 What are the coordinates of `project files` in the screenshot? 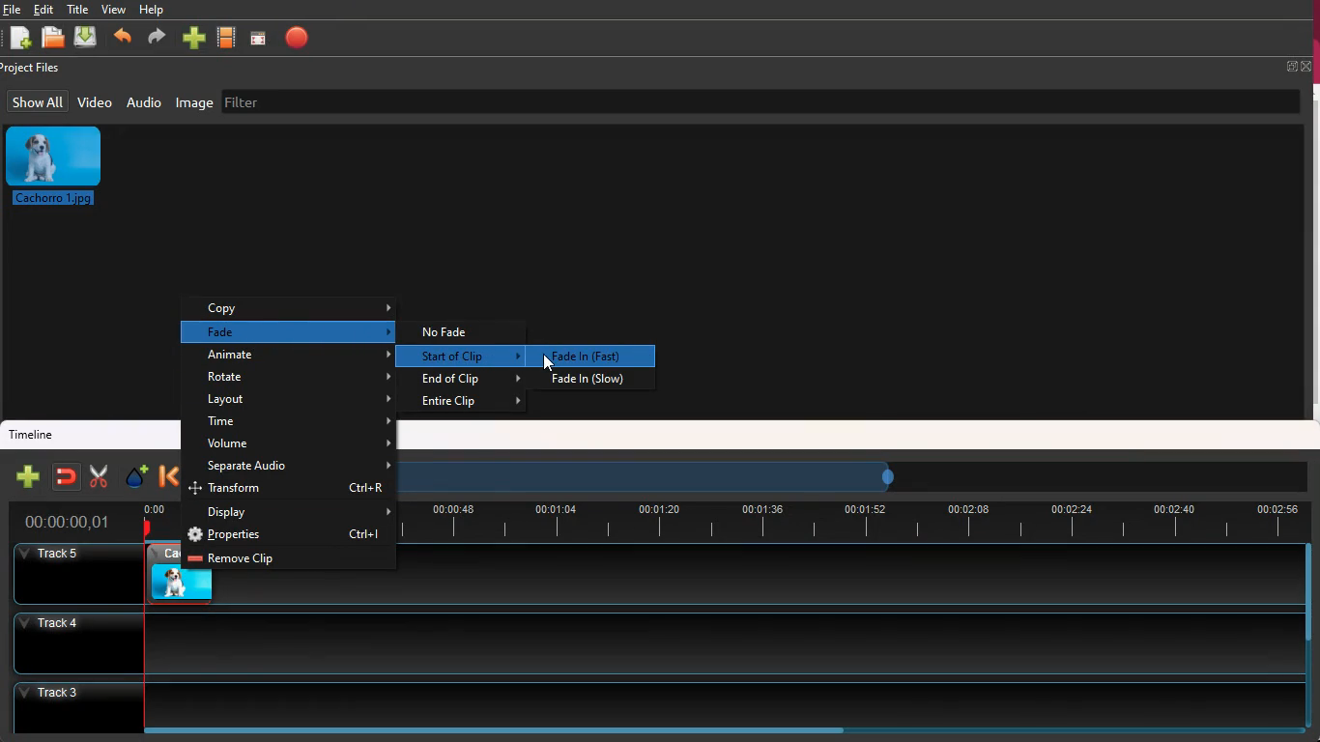 It's located at (39, 68).